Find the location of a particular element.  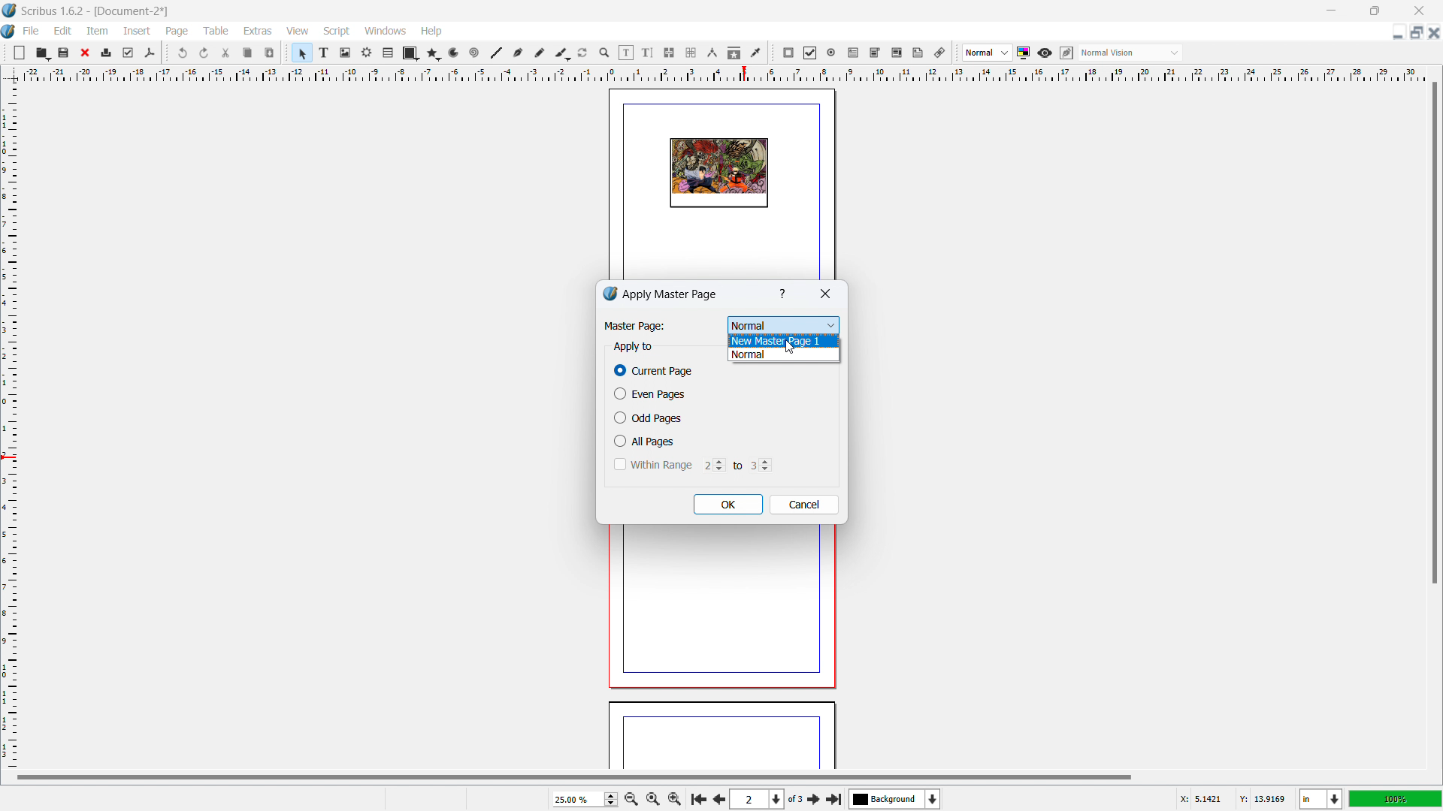

spirals is located at coordinates (475, 53).